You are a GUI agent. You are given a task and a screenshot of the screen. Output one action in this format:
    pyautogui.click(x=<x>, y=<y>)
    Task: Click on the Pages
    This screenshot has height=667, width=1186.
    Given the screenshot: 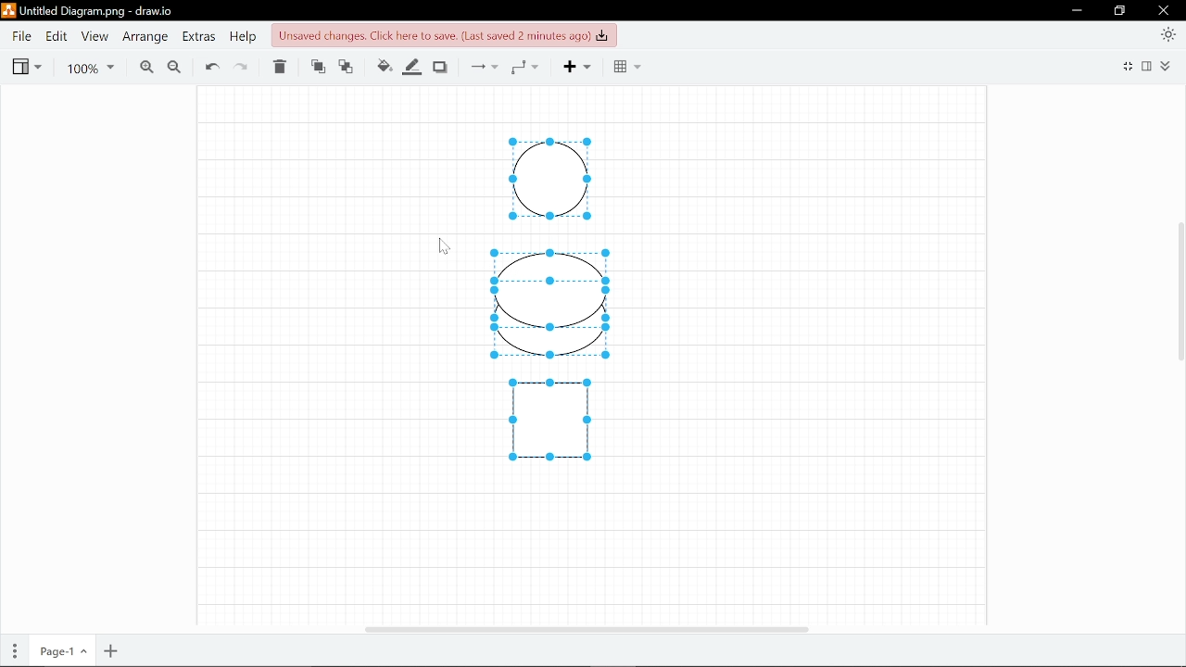 What is the action you would take?
    pyautogui.click(x=13, y=652)
    